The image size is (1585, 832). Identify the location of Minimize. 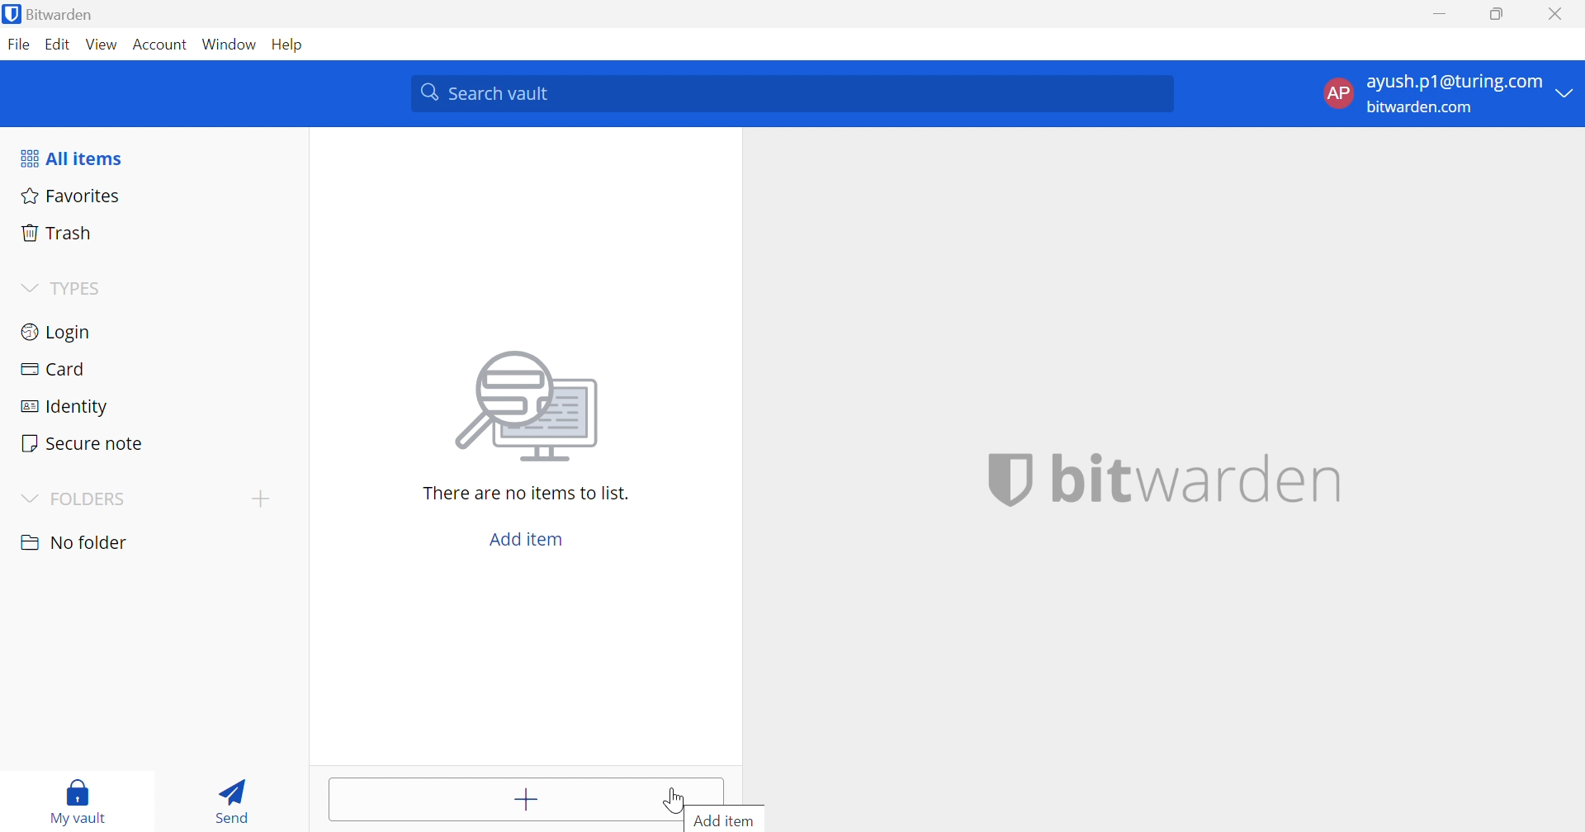
(1439, 13).